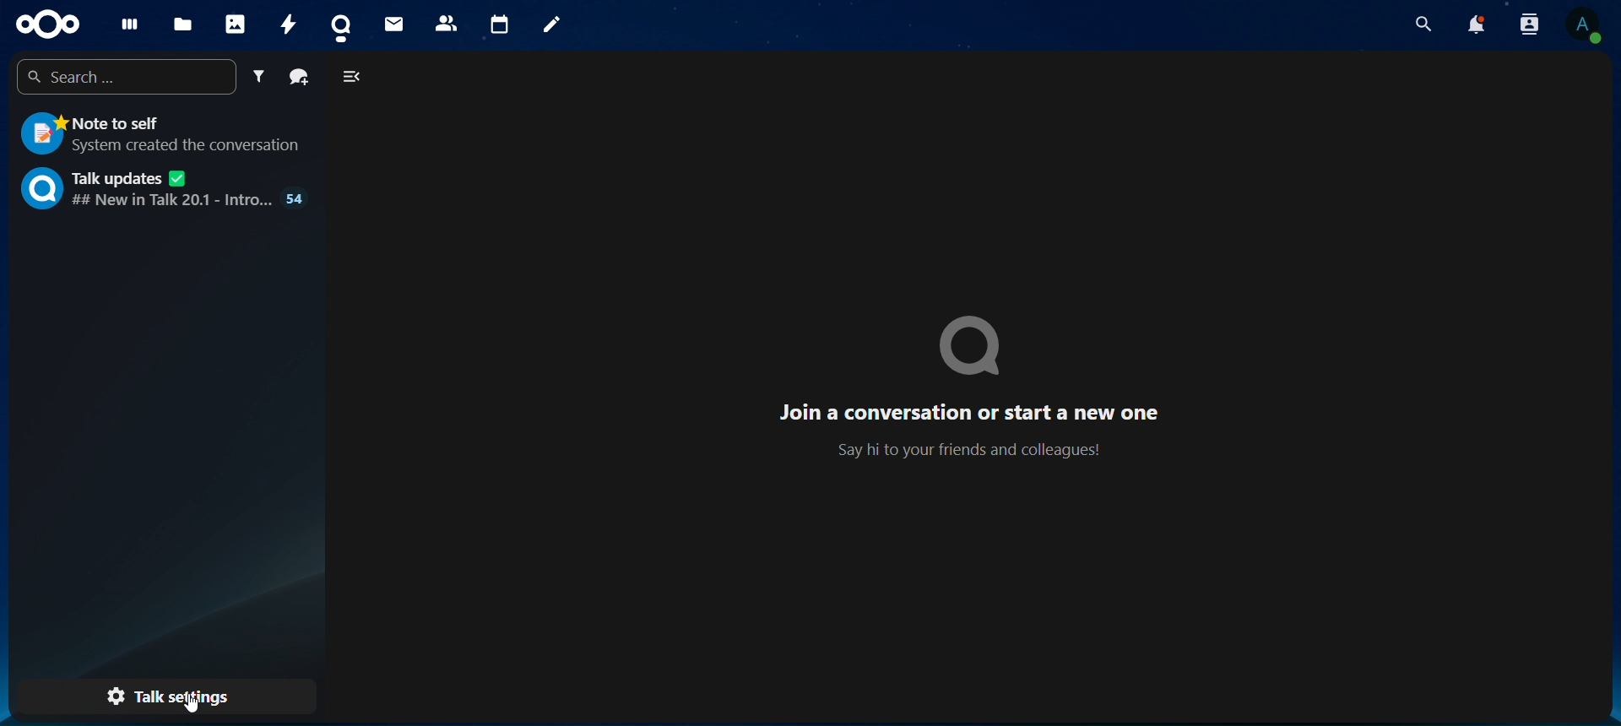 This screenshot has width=1621, height=726. I want to click on dashboard, so click(124, 24).